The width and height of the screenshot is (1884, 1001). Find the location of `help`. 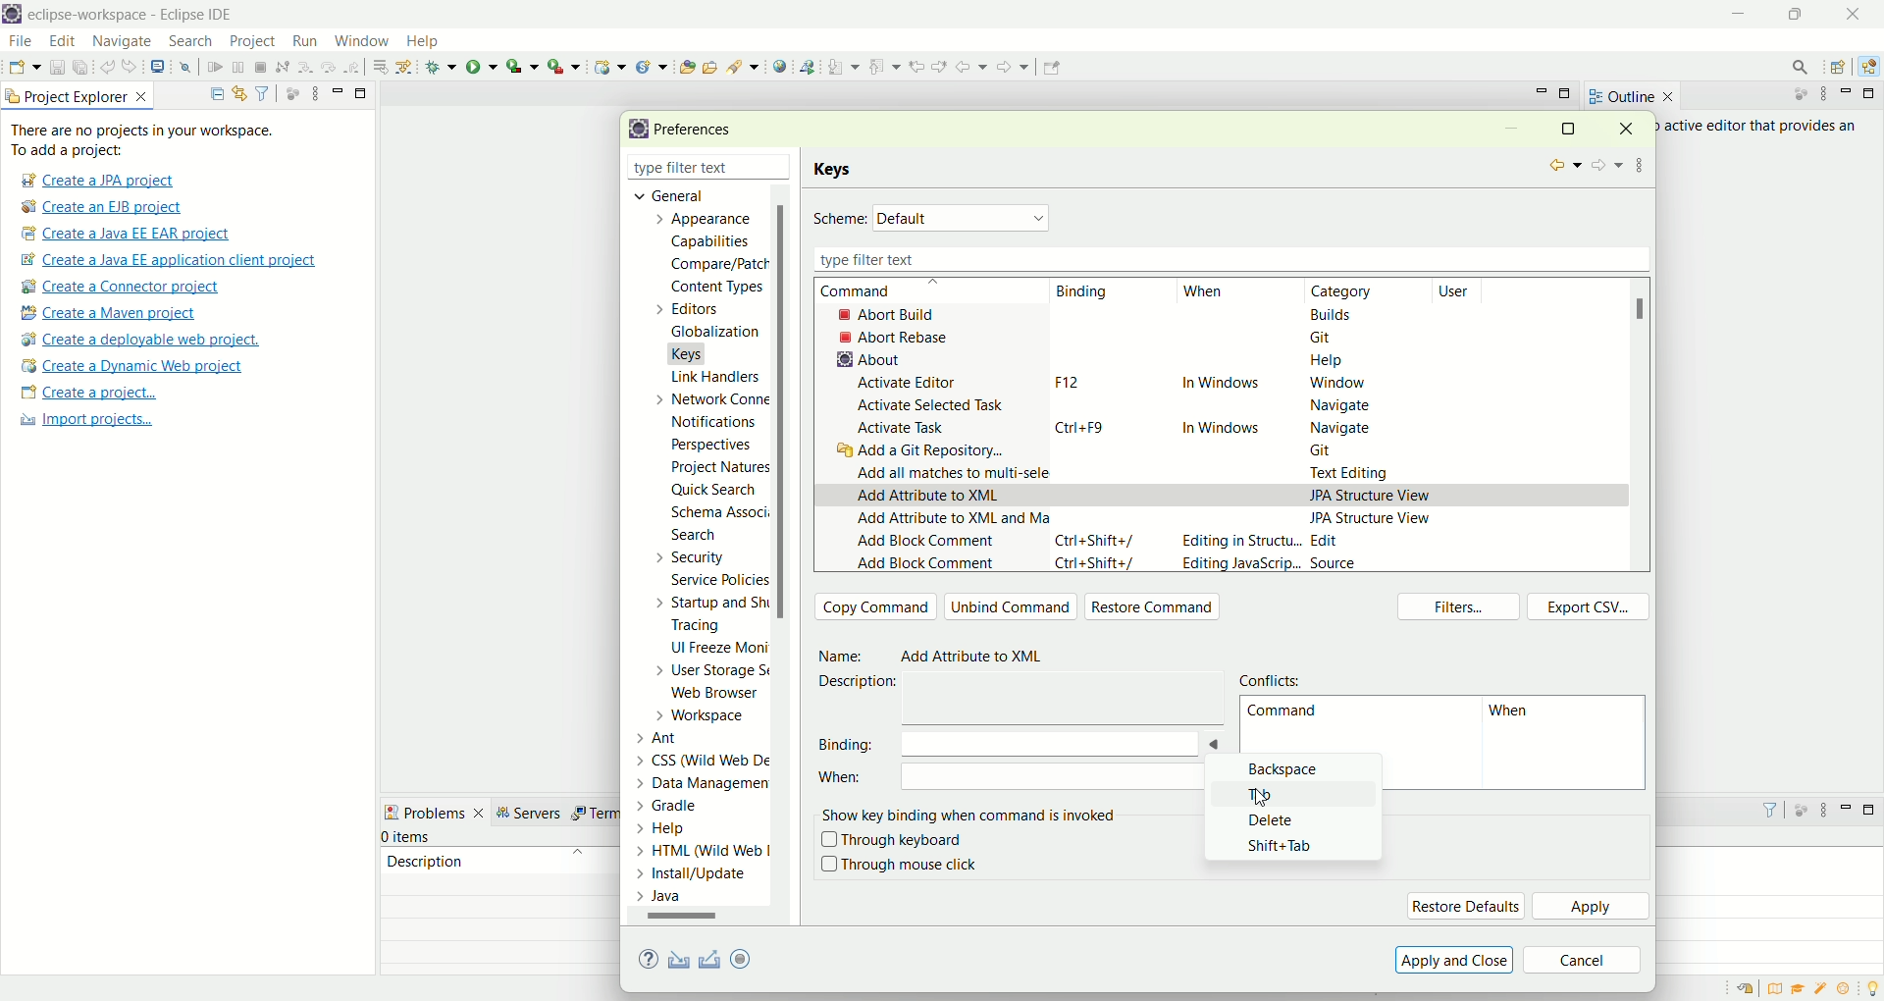

help is located at coordinates (1328, 364).